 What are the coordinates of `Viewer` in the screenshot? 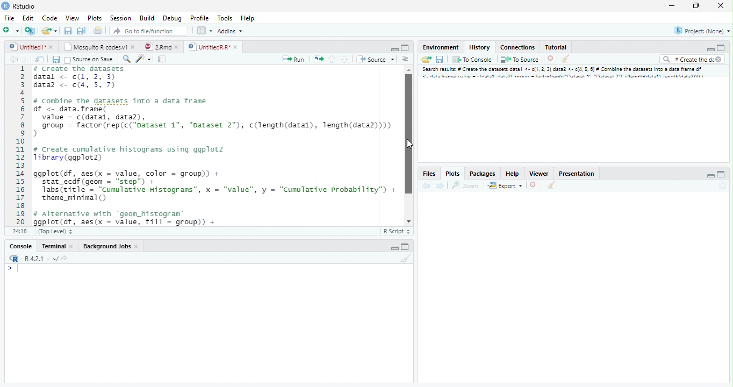 It's located at (538, 174).